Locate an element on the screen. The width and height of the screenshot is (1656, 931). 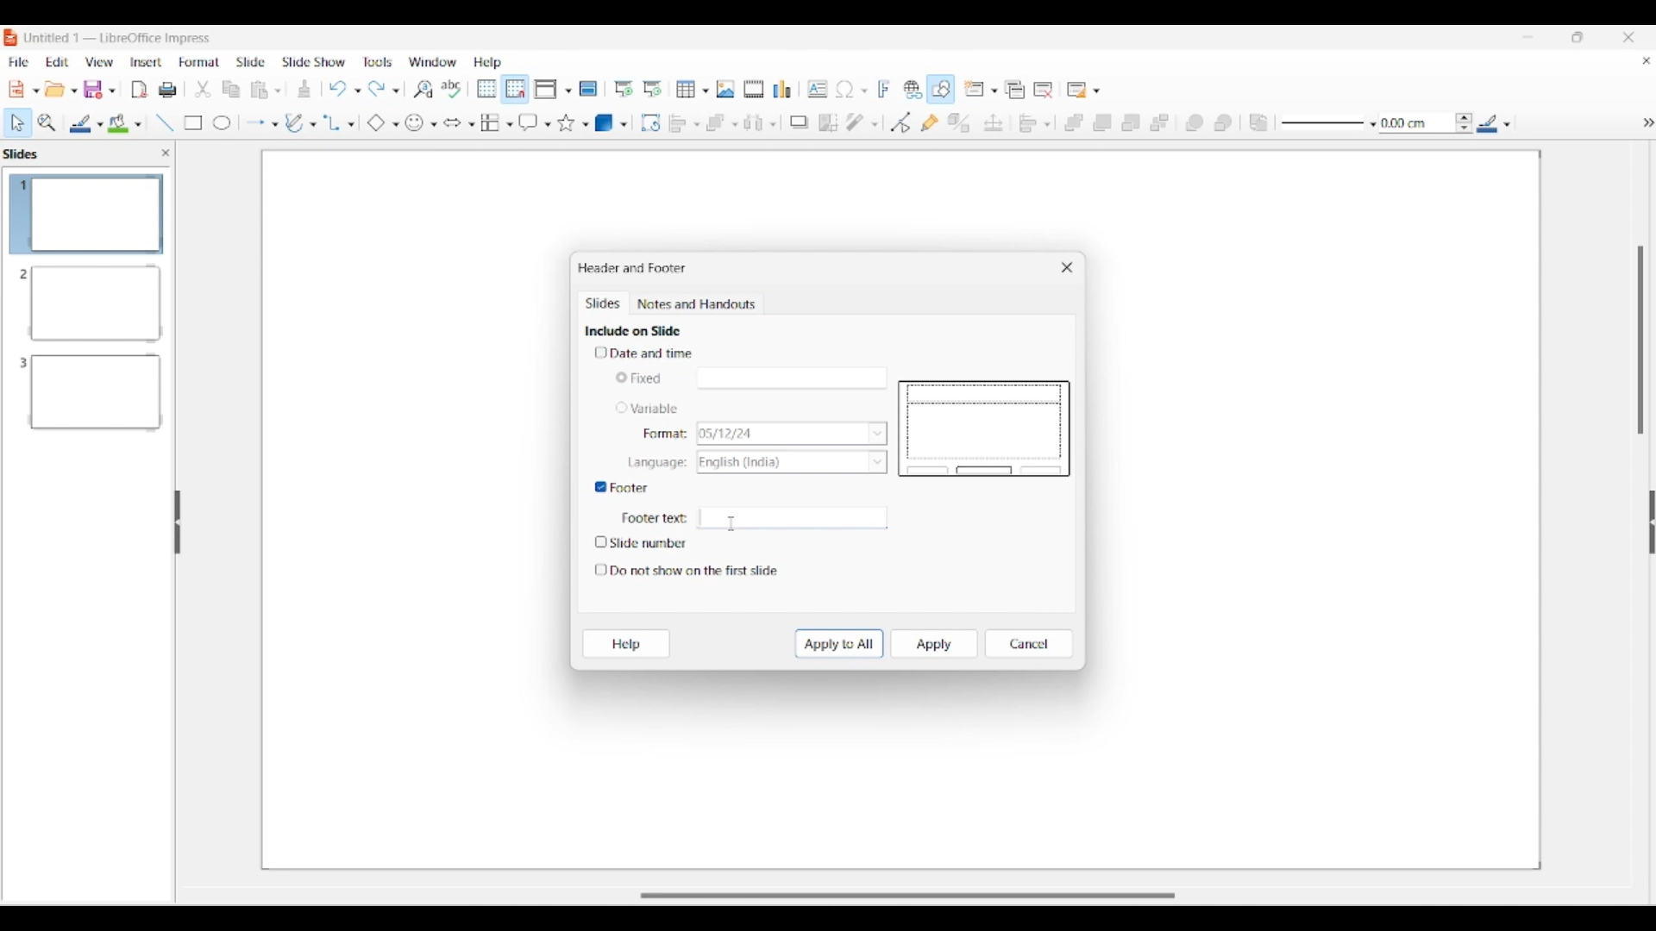
Insert textbox is located at coordinates (818, 89).